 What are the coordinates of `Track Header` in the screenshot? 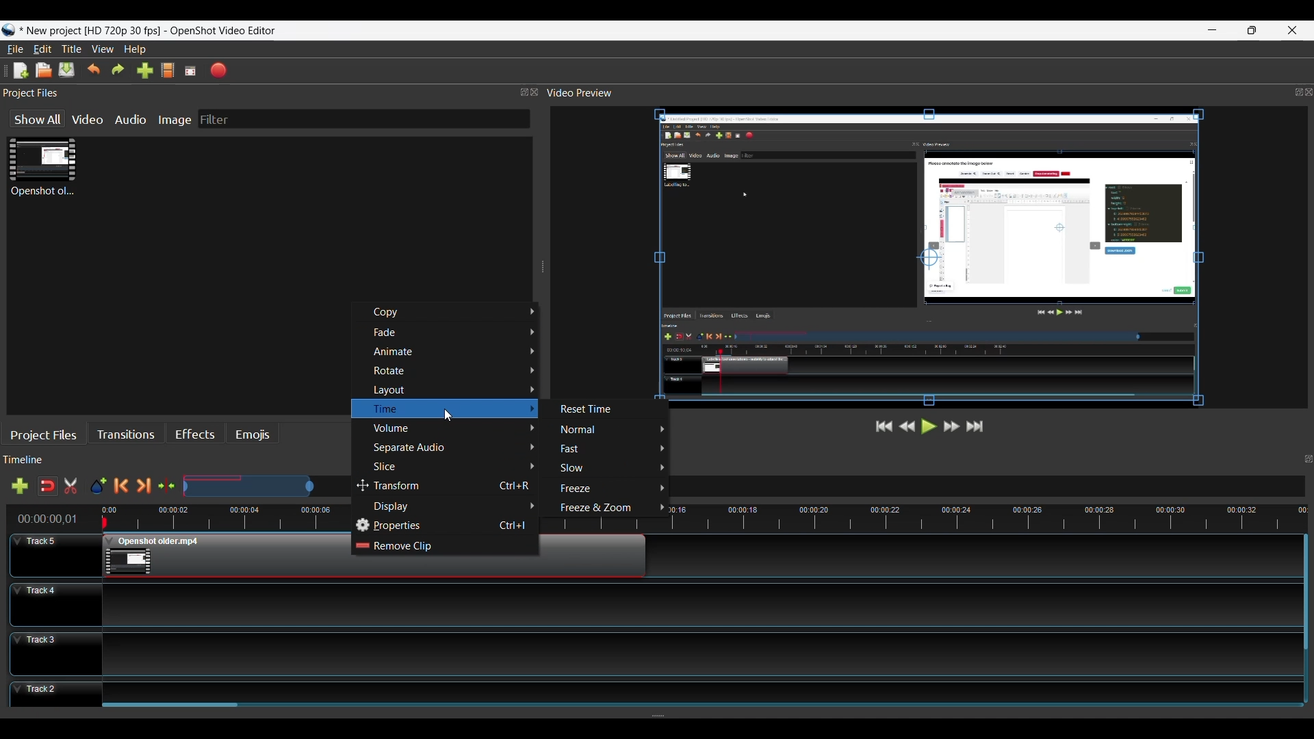 It's located at (57, 653).